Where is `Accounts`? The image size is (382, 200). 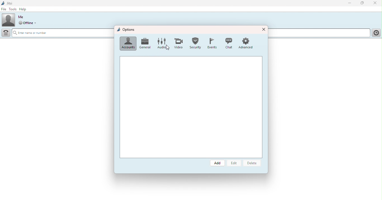 Accounts is located at coordinates (128, 44).